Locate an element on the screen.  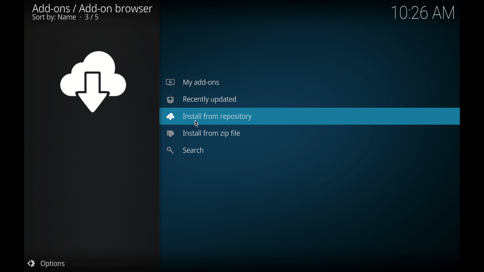
install from zip files is located at coordinates (203, 134).